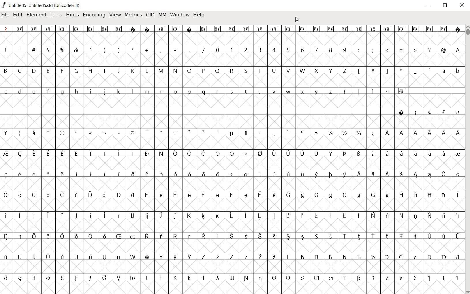  I want to click on file, so click(5, 15).